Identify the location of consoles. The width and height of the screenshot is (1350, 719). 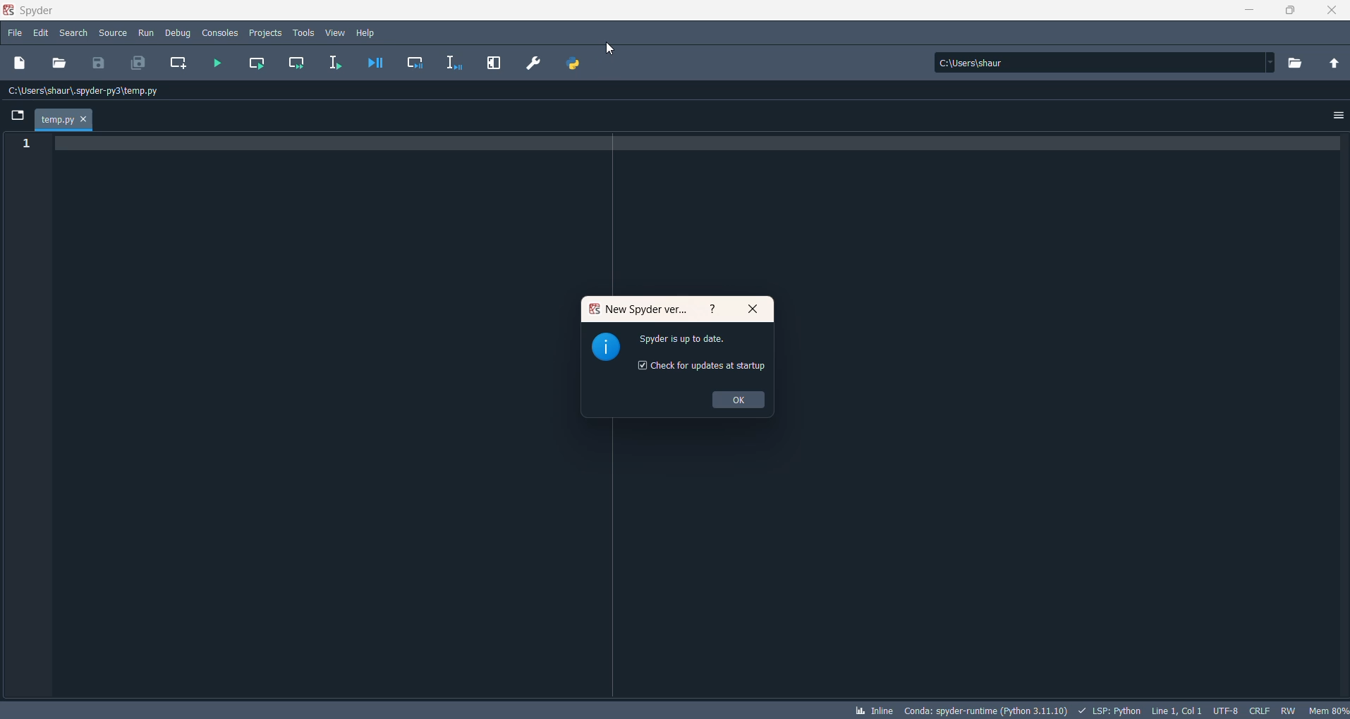
(220, 32).